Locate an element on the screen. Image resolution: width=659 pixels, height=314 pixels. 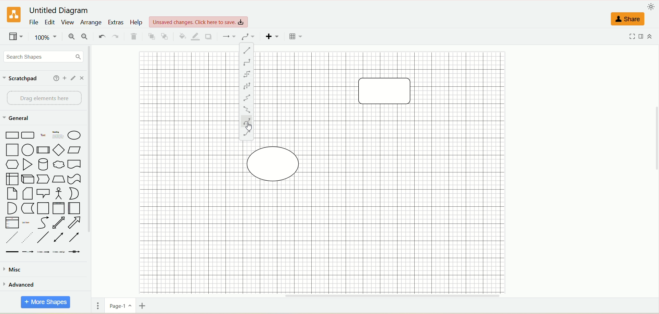
zoom factor is located at coordinates (45, 38).